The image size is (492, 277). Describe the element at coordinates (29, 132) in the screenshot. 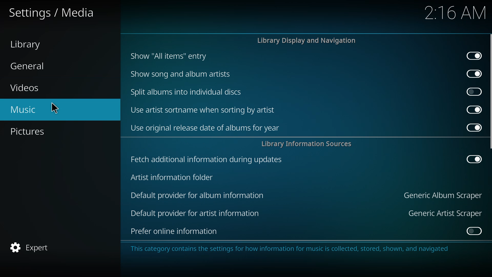

I see `pictures` at that location.